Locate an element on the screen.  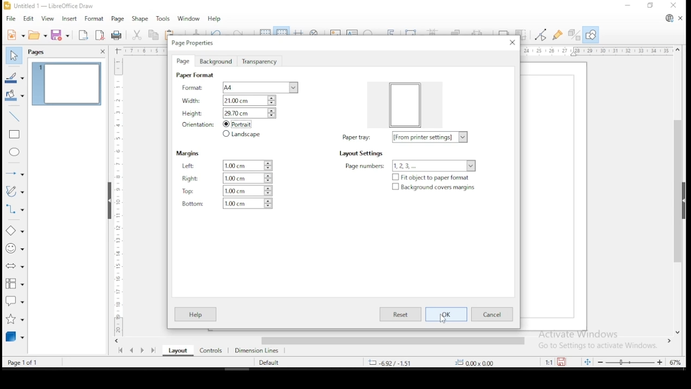
save is located at coordinates (62, 35).